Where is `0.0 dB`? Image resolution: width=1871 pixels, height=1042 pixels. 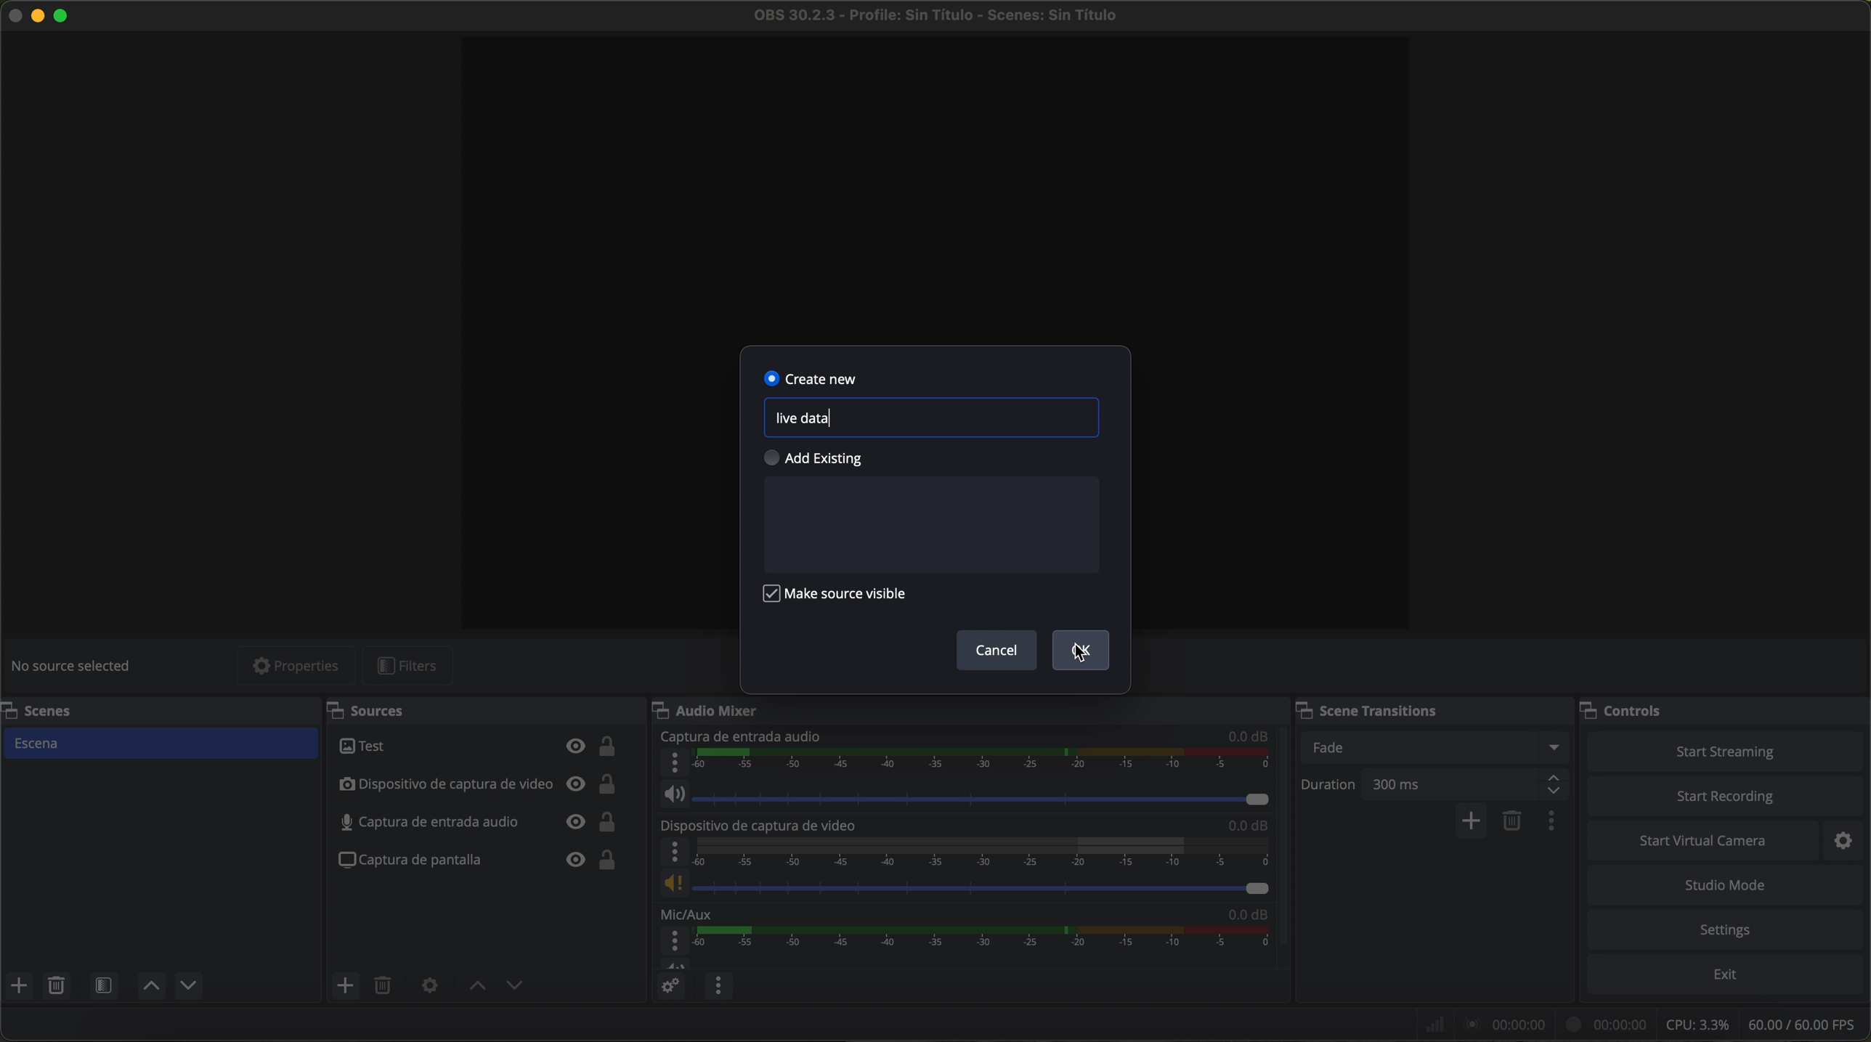
0.0 dB is located at coordinates (1241, 916).